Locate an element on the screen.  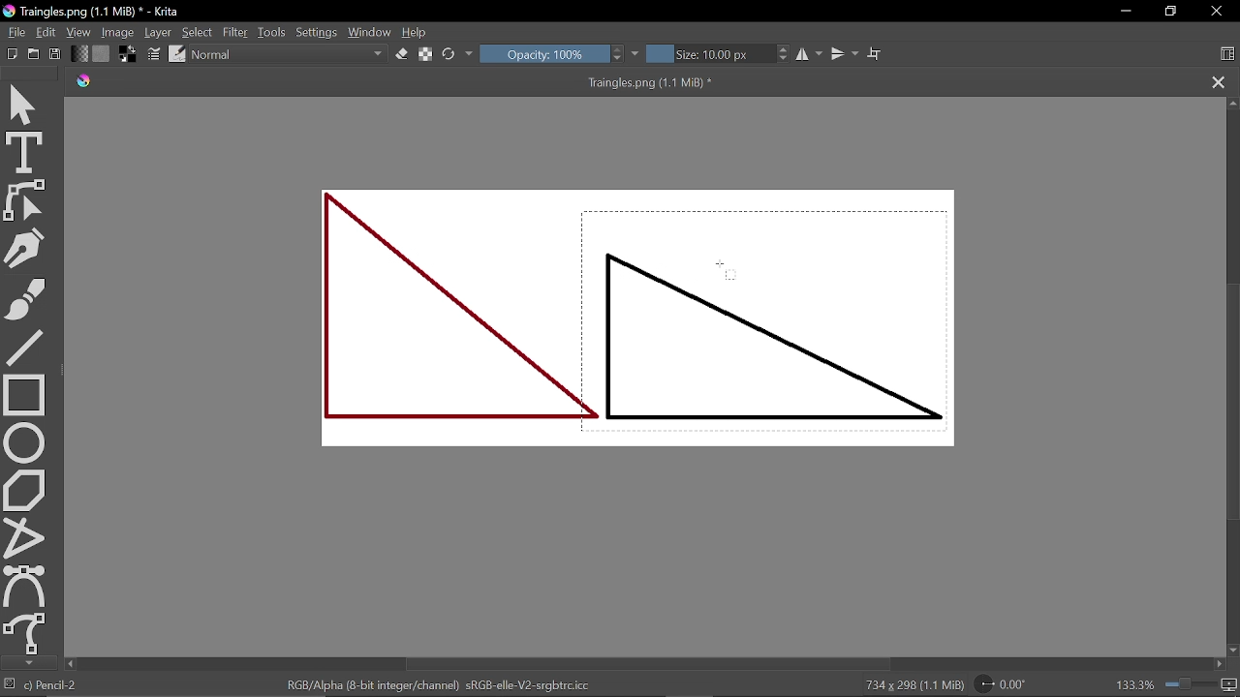
Wrap around tool is located at coordinates (874, 54).